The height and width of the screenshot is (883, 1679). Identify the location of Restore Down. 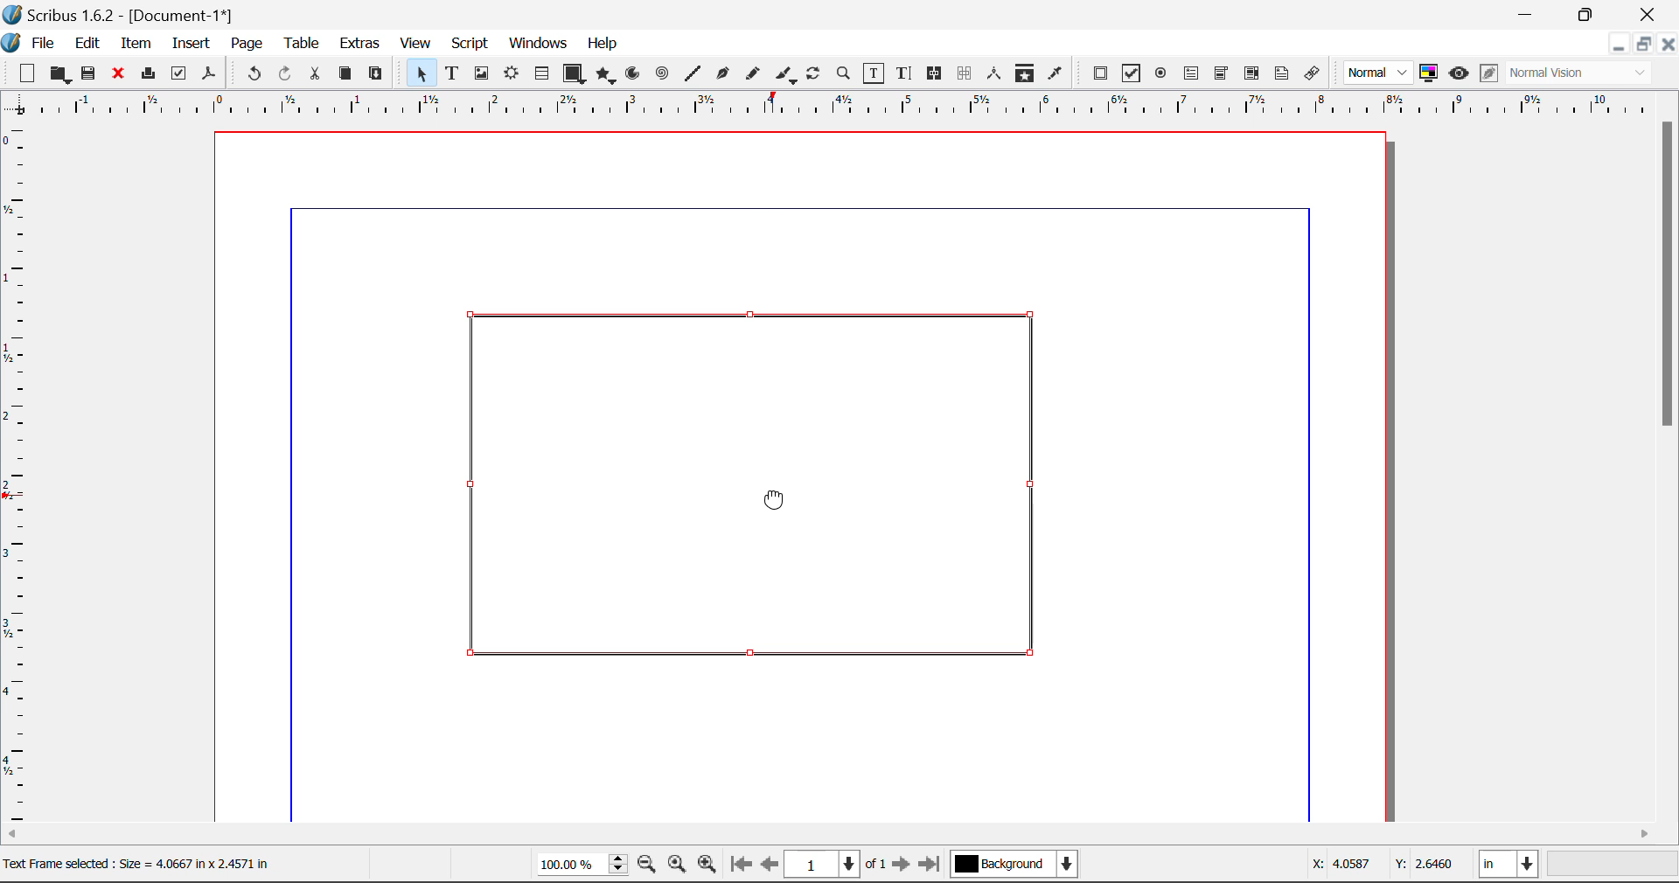
(1618, 44).